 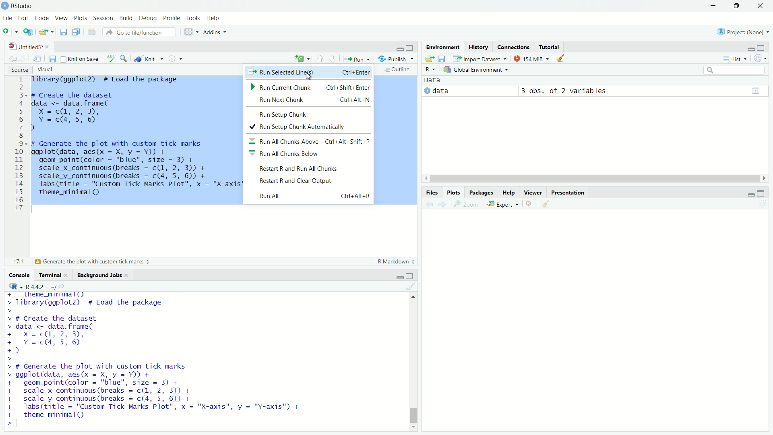 I want to click on settings, so click(x=177, y=59).